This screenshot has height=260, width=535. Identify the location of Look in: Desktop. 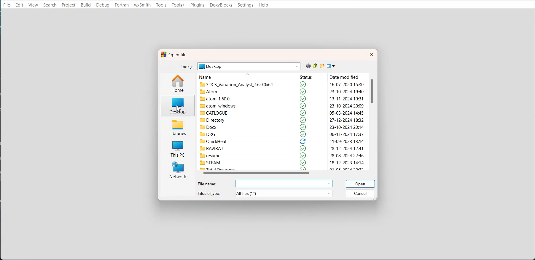
(240, 66).